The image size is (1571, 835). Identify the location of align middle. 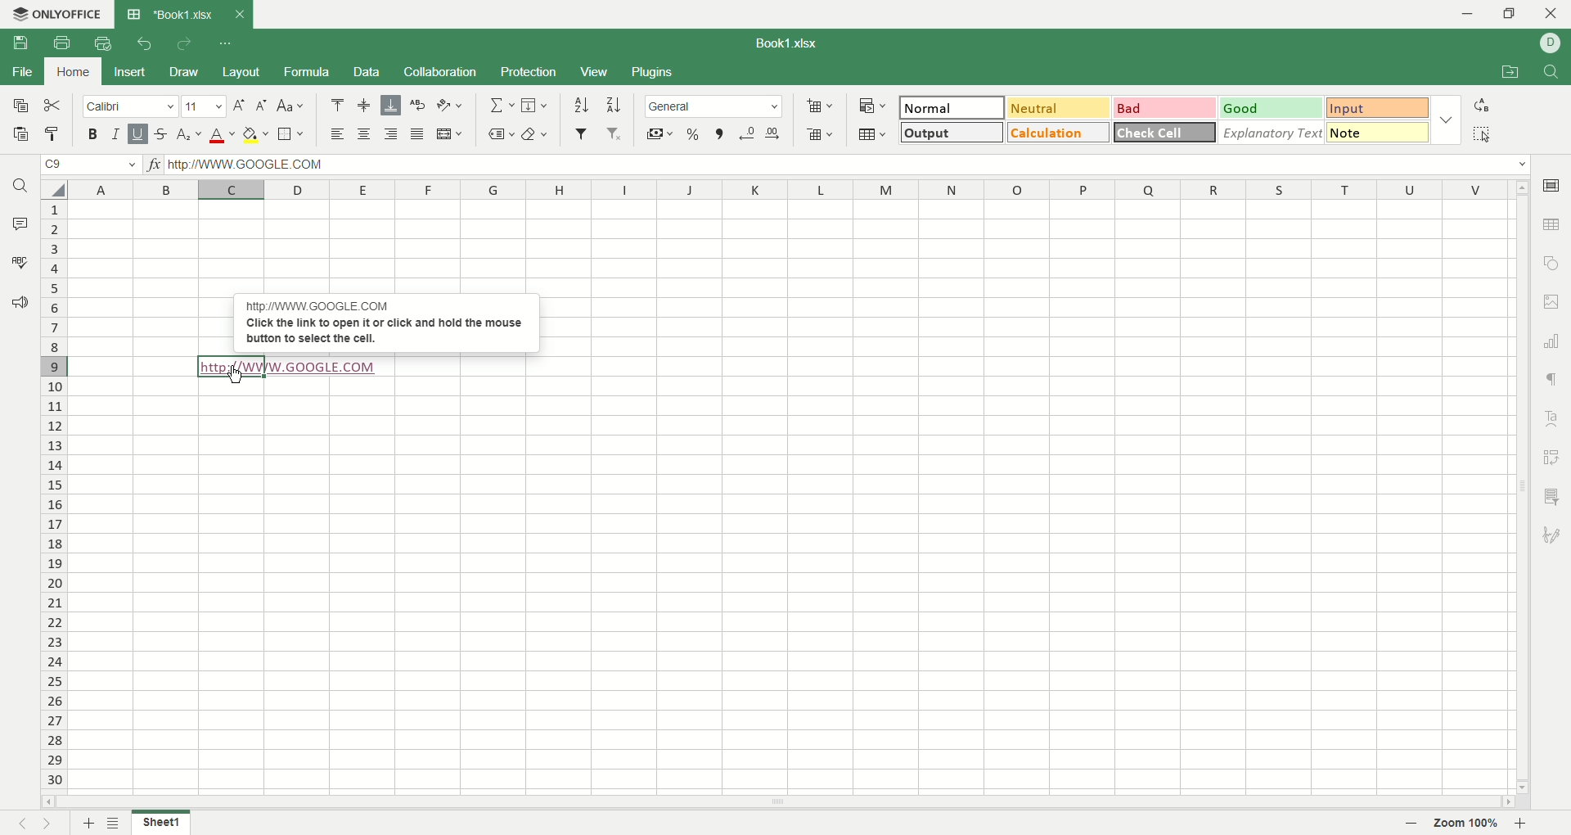
(363, 104).